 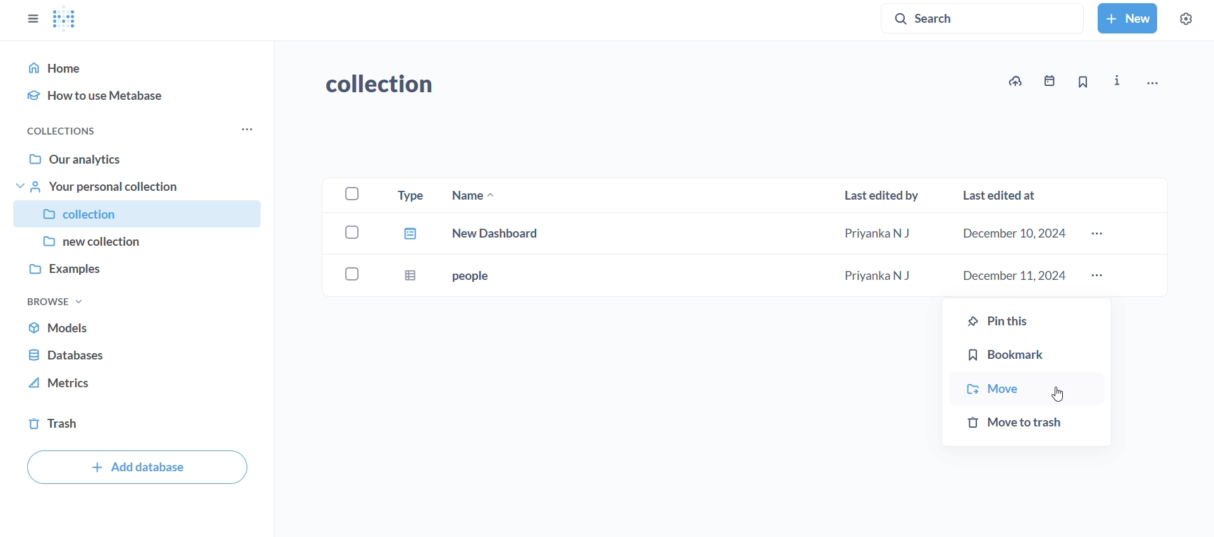 What do you see at coordinates (1026, 389) in the screenshot?
I see `move` at bounding box center [1026, 389].